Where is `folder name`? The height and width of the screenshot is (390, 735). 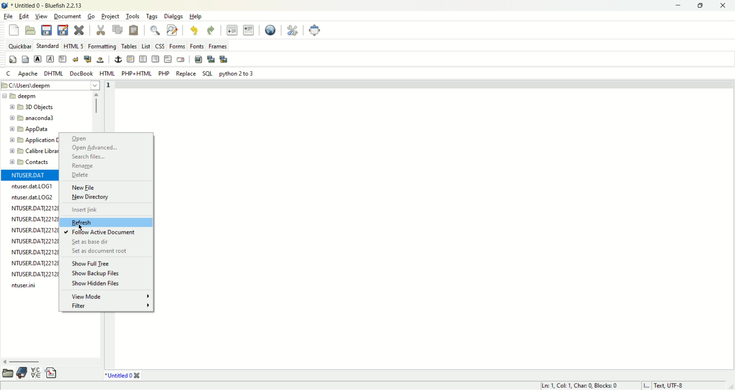
folder name is located at coordinates (42, 119).